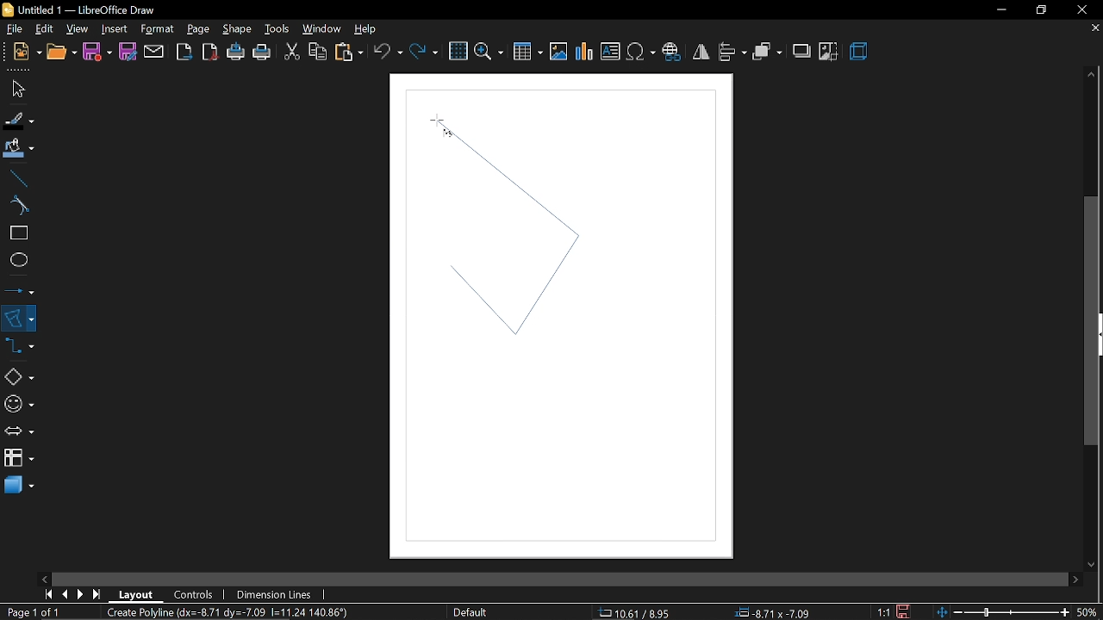 The height and width of the screenshot is (620, 1103). Describe the element at coordinates (611, 53) in the screenshot. I see `insert image` at that location.